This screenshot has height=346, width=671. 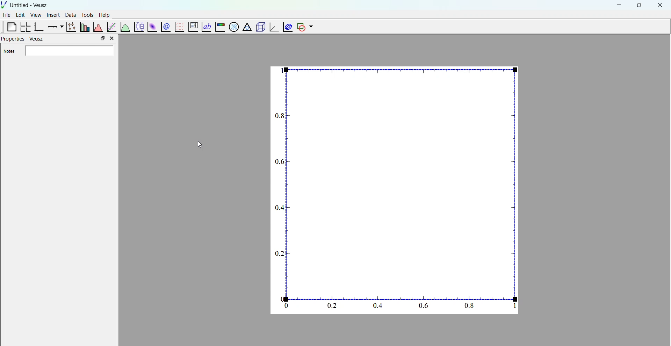 I want to click on plot a vector table, so click(x=179, y=27).